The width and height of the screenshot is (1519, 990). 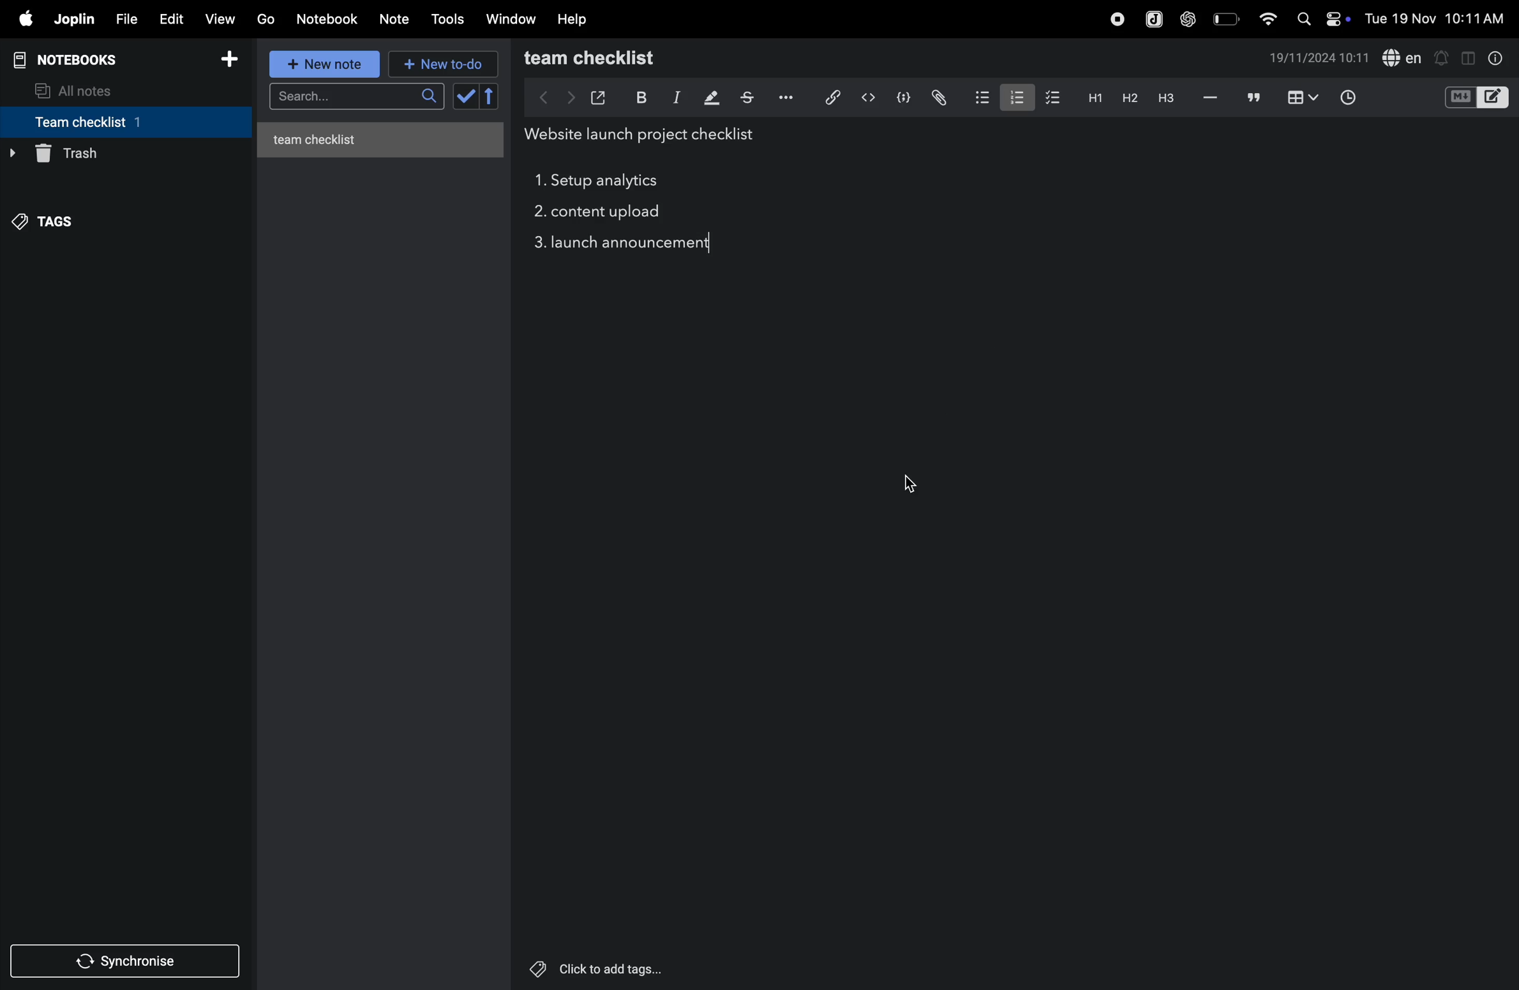 What do you see at coordinates (910, 481) in the screenshot?
I see `cursor` at bounding box center [910, 481].